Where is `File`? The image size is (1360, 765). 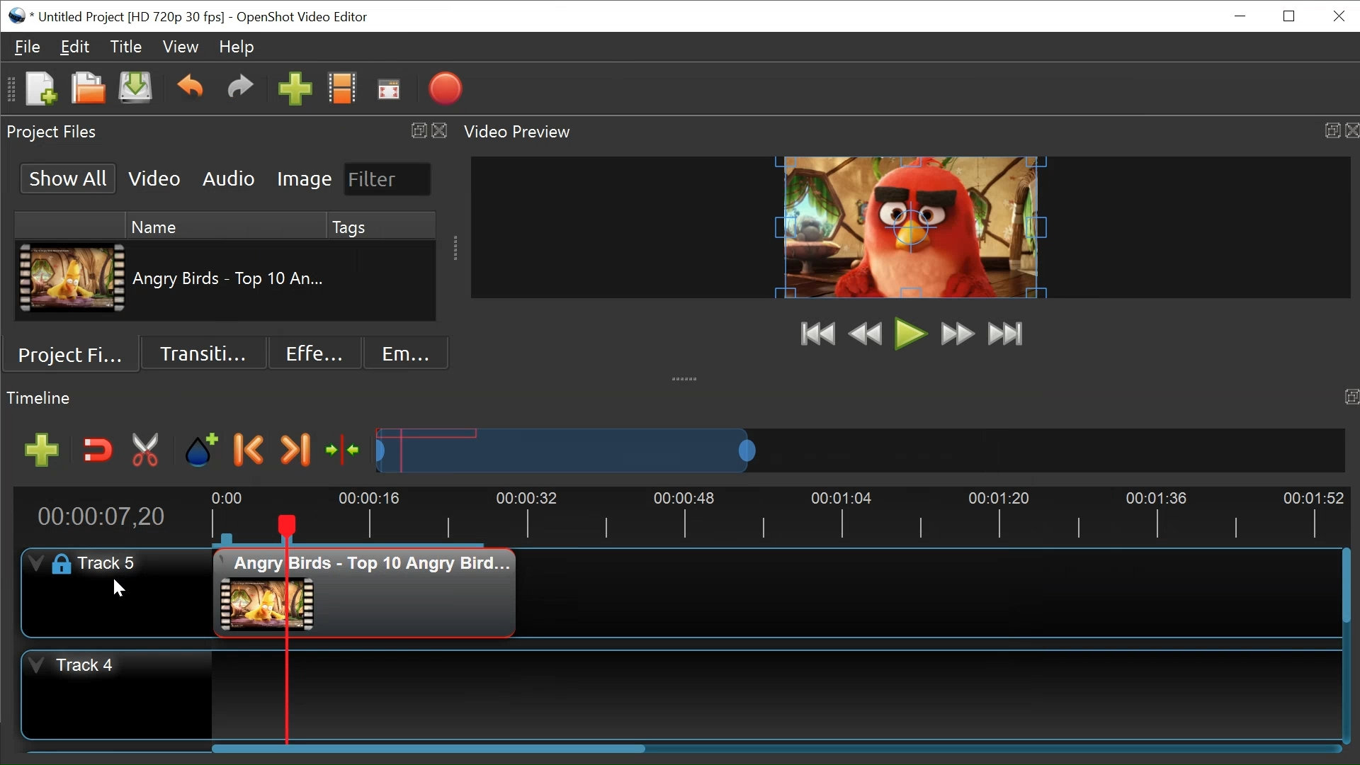 File is located at coordinates (28, 47).